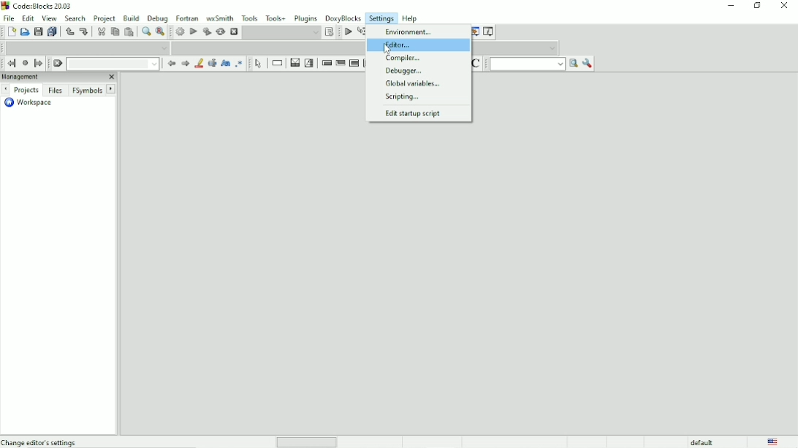 This screenshot has height=448, width=798. I want to click on Show the select target dialog , so click(332, 32).